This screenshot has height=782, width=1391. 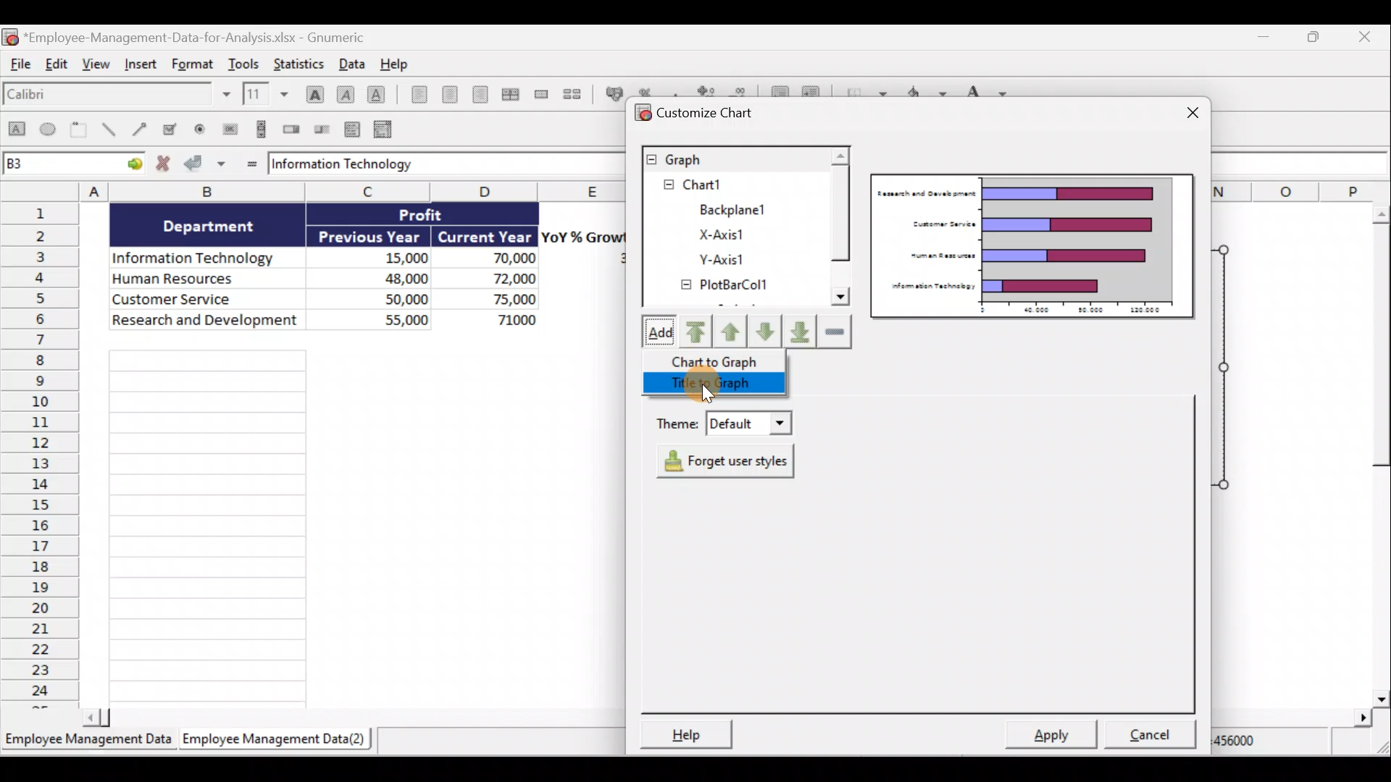 I want to click on Customize chart, so click(x=707, y=112).